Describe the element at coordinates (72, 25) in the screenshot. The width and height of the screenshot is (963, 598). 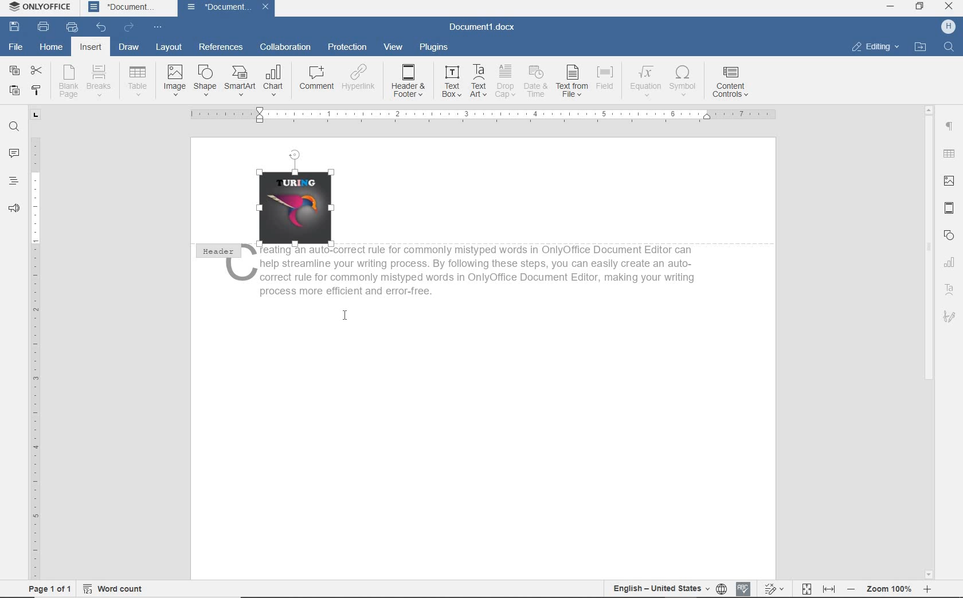
I see `QUICK PRINT` at that location.